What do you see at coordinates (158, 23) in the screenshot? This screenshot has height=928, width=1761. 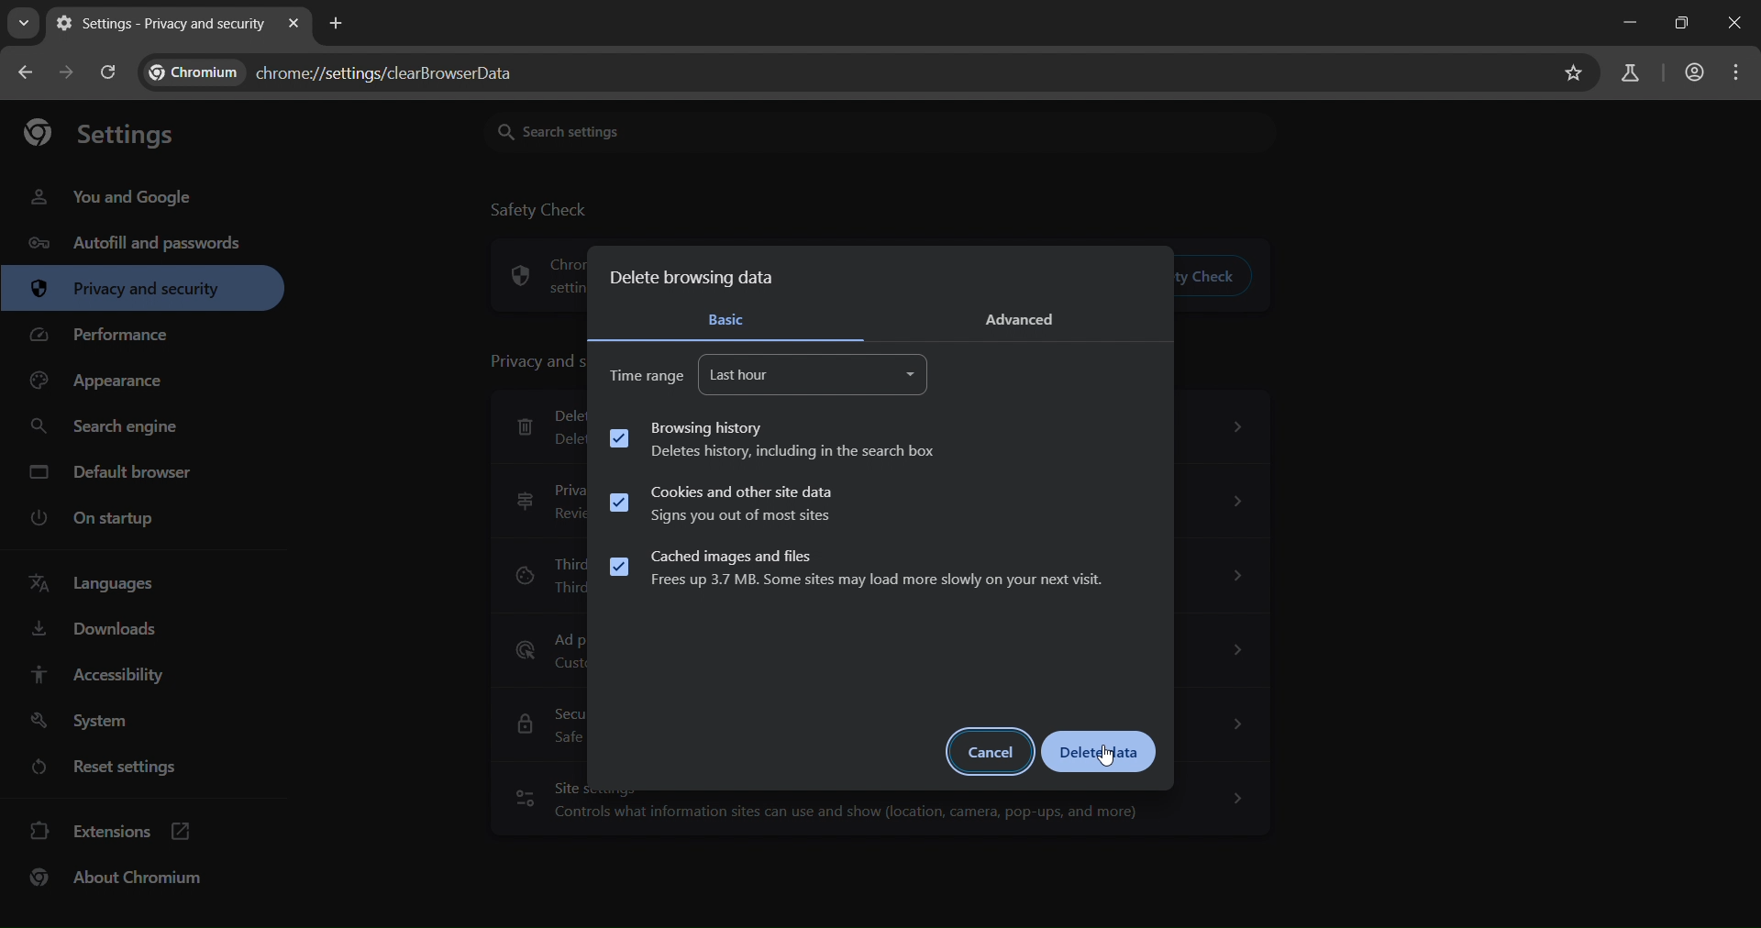 I see `Settings - Privacy and security` at bounding box center [158, 23].